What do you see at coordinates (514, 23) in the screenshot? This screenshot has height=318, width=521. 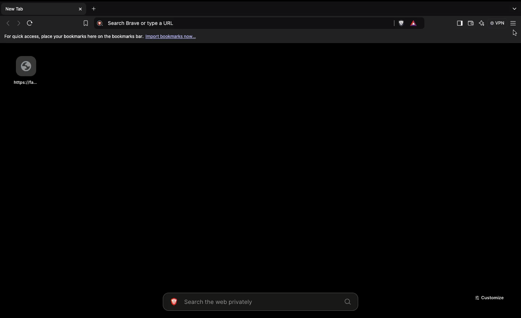 I see `Settings` at bounding box center [514, 23].